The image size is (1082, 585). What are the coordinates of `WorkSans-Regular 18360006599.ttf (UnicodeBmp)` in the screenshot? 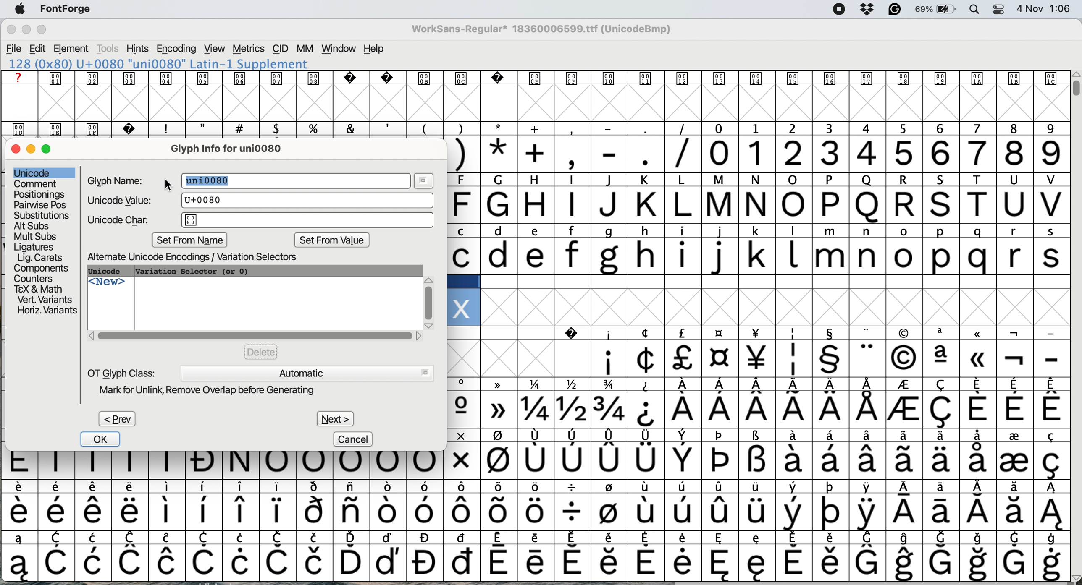 It's located at (545, 31).